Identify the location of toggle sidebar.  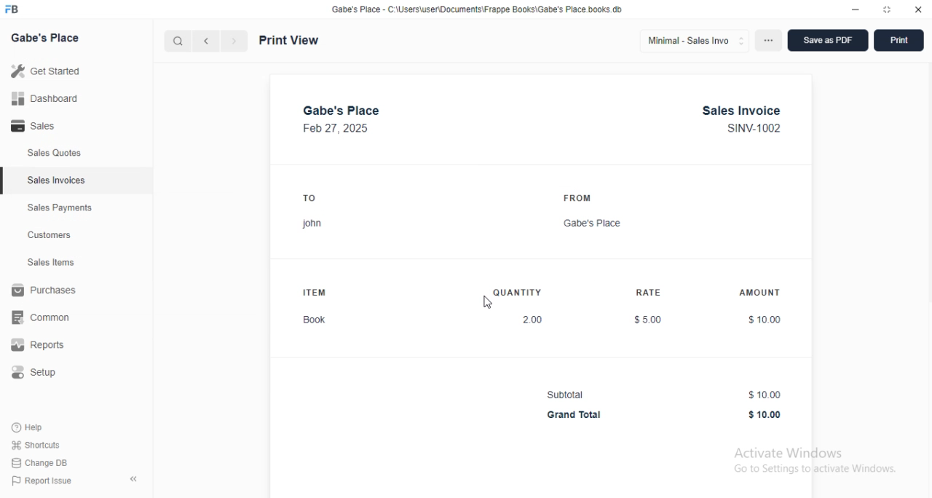
(135, 478).